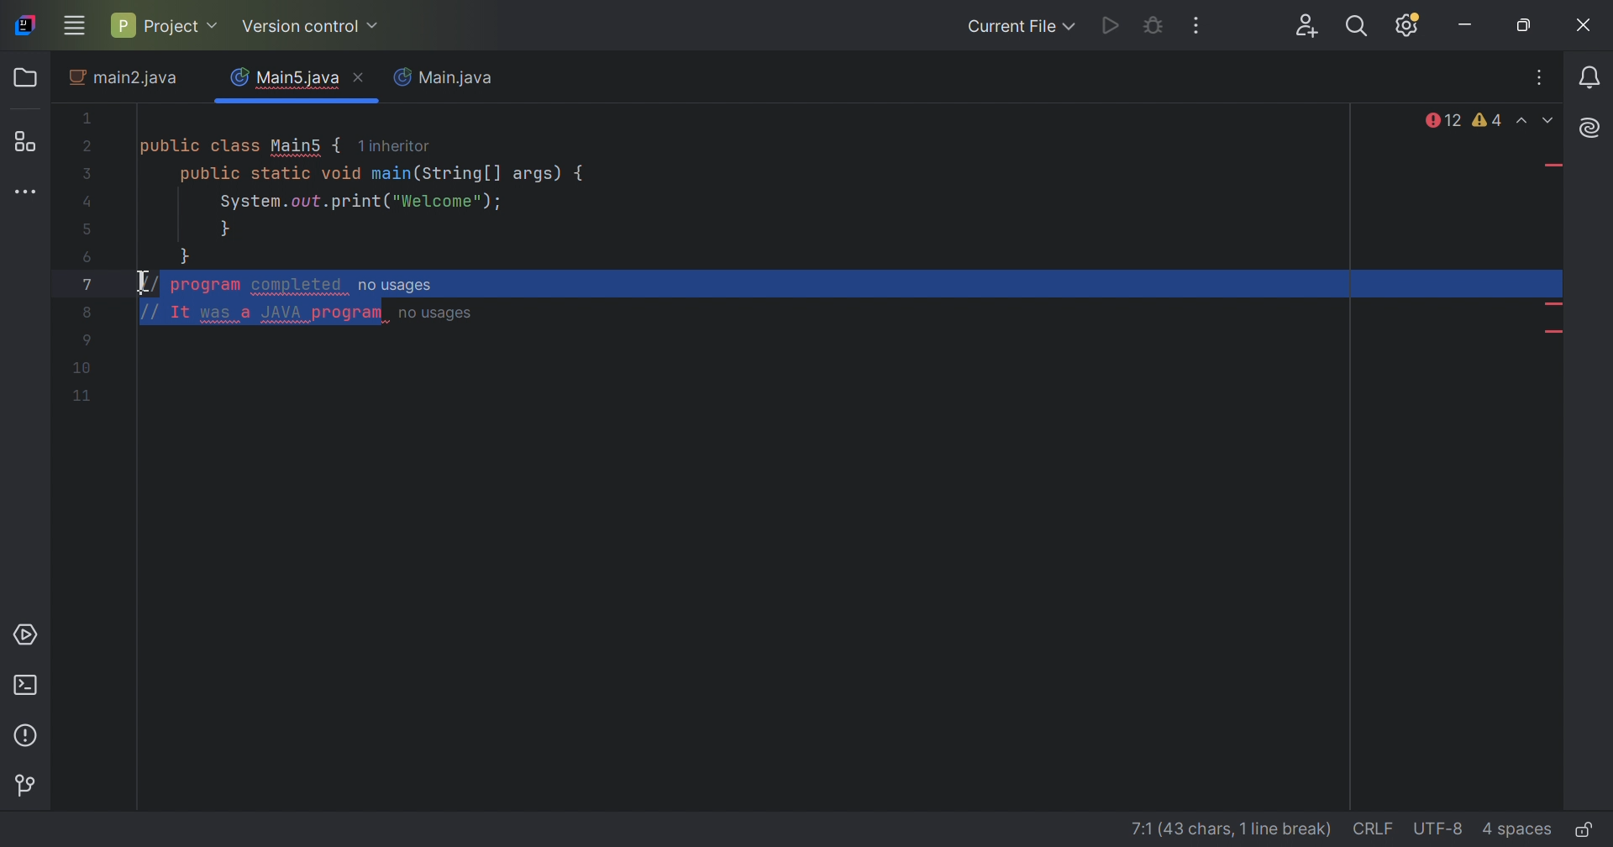  What do you see at coordinates (1551, 124) in the screenshot?
I see `Down arrow` at bounding box center [1551, 124].